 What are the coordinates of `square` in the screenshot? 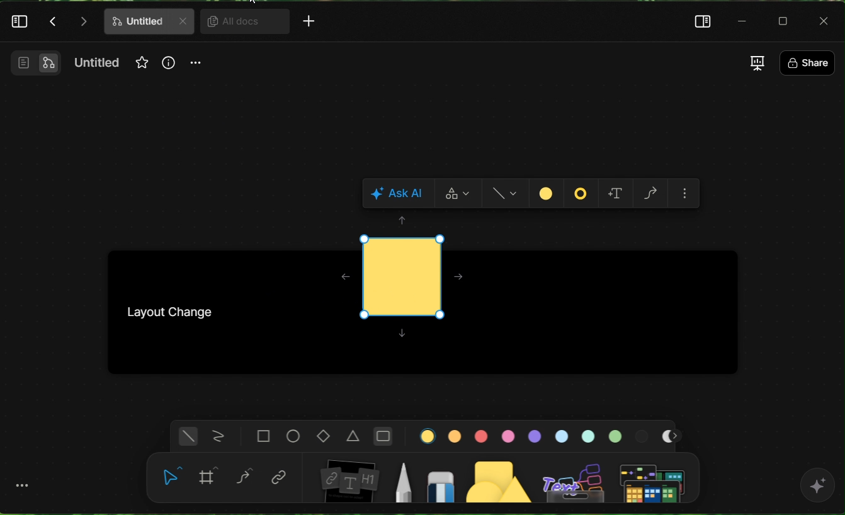 It's located at (263, 436).